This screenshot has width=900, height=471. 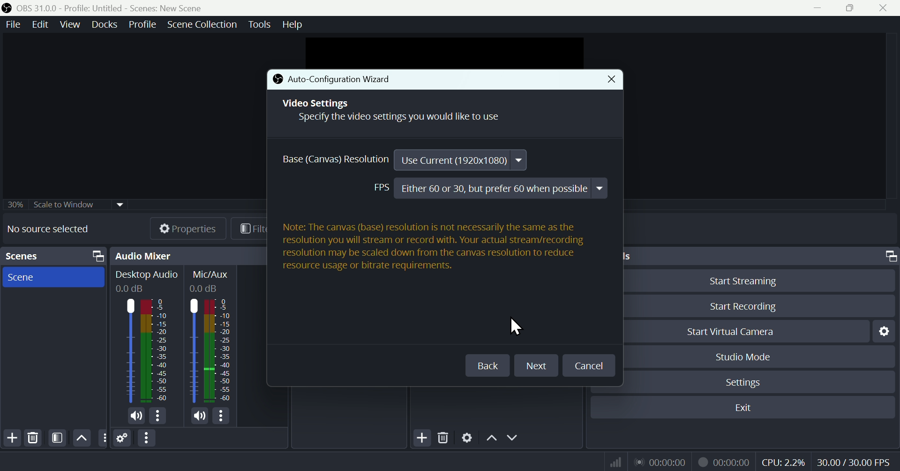 What do you see at coordinates (853, 8) in the screenshot?
I see `Maximise` at bounding box center [853, 8].